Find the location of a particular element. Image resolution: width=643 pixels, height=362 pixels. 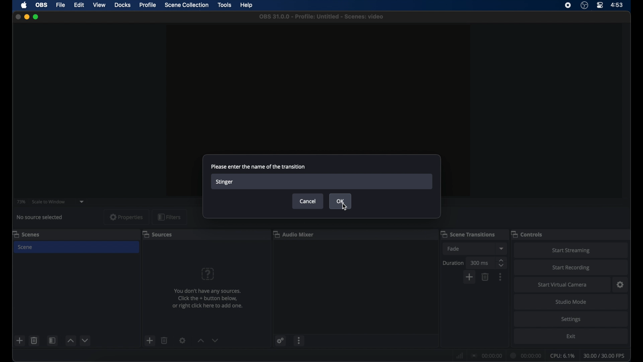

exit is located at coordinates (571, 336).